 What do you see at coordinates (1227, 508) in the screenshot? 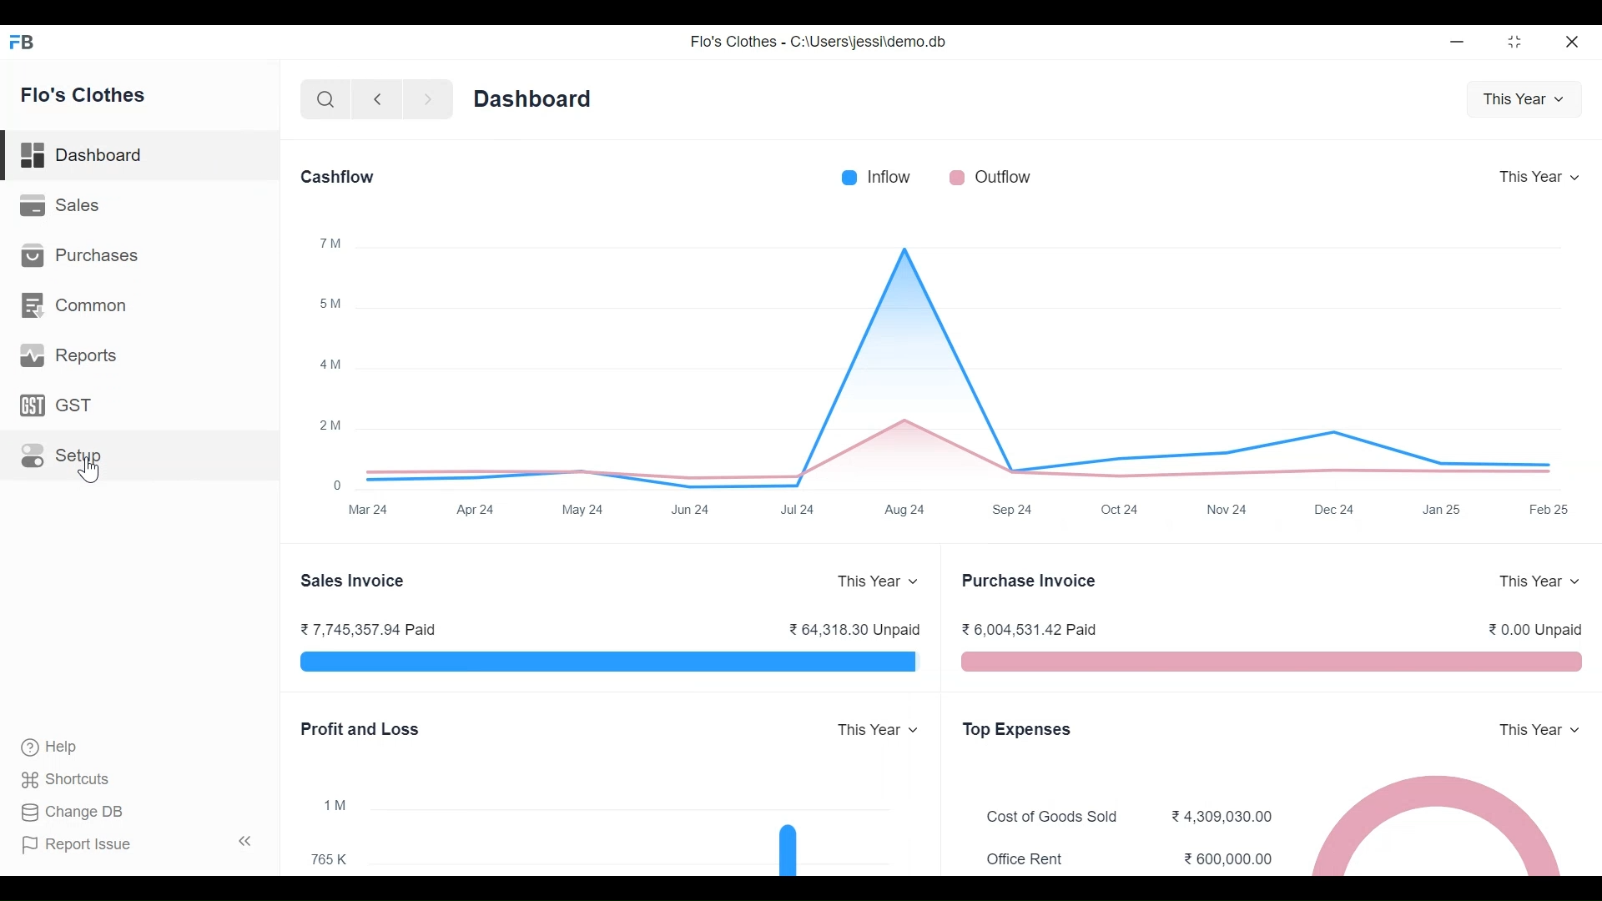
I see `nov 24` at bounding box center [1227, 508].